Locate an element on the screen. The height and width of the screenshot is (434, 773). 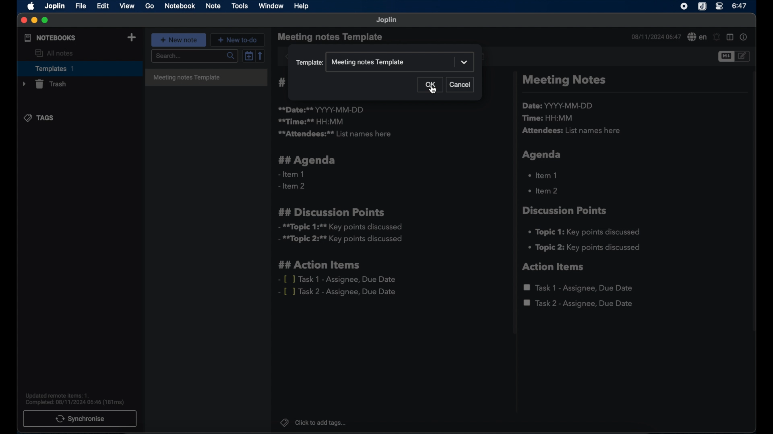
new to-do is located at coordinates (239, 39).